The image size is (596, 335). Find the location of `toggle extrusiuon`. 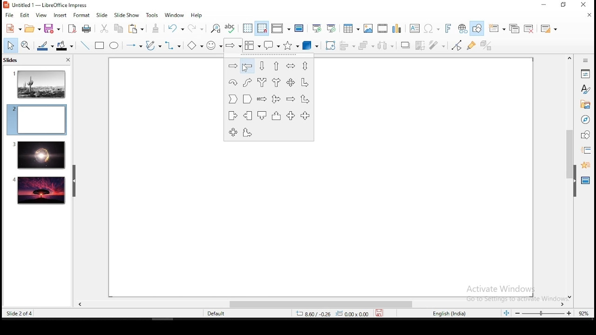

toggle extrusiuon is located at coordinates (487, 45).